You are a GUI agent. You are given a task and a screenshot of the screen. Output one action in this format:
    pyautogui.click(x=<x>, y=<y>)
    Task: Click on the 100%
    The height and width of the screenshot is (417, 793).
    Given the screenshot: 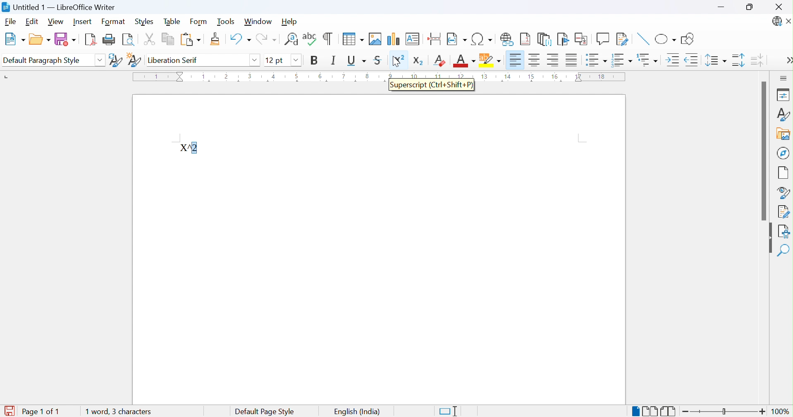 What is the action you would take?
    pyautogui.click(x=780, y=412)
    